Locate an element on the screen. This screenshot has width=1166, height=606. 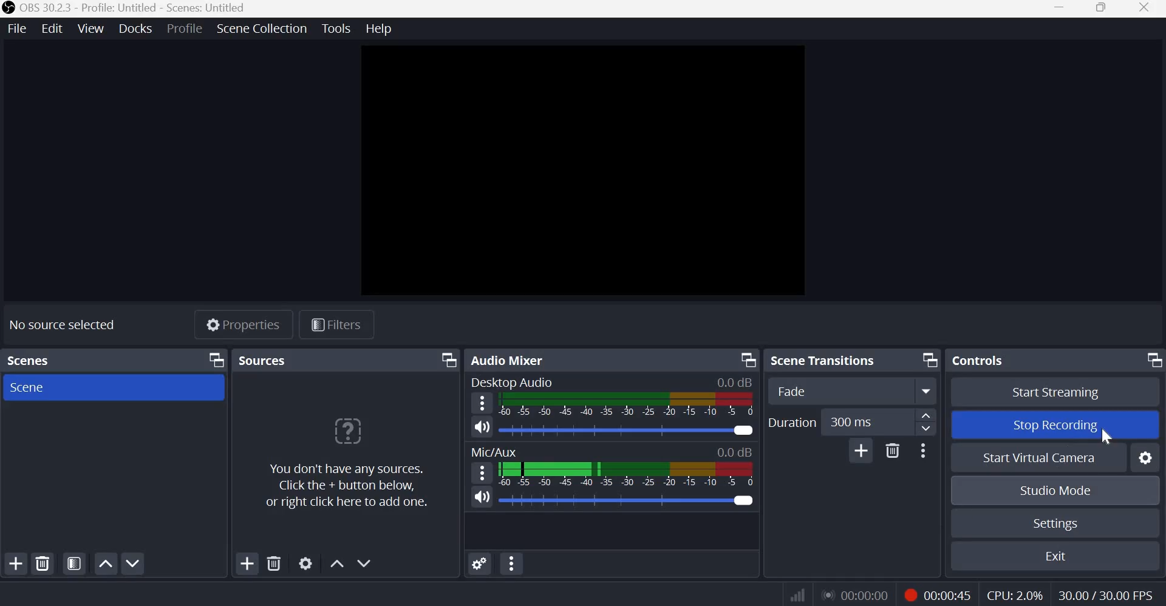
Dock Options icon is located at coordinates (1154, 361).